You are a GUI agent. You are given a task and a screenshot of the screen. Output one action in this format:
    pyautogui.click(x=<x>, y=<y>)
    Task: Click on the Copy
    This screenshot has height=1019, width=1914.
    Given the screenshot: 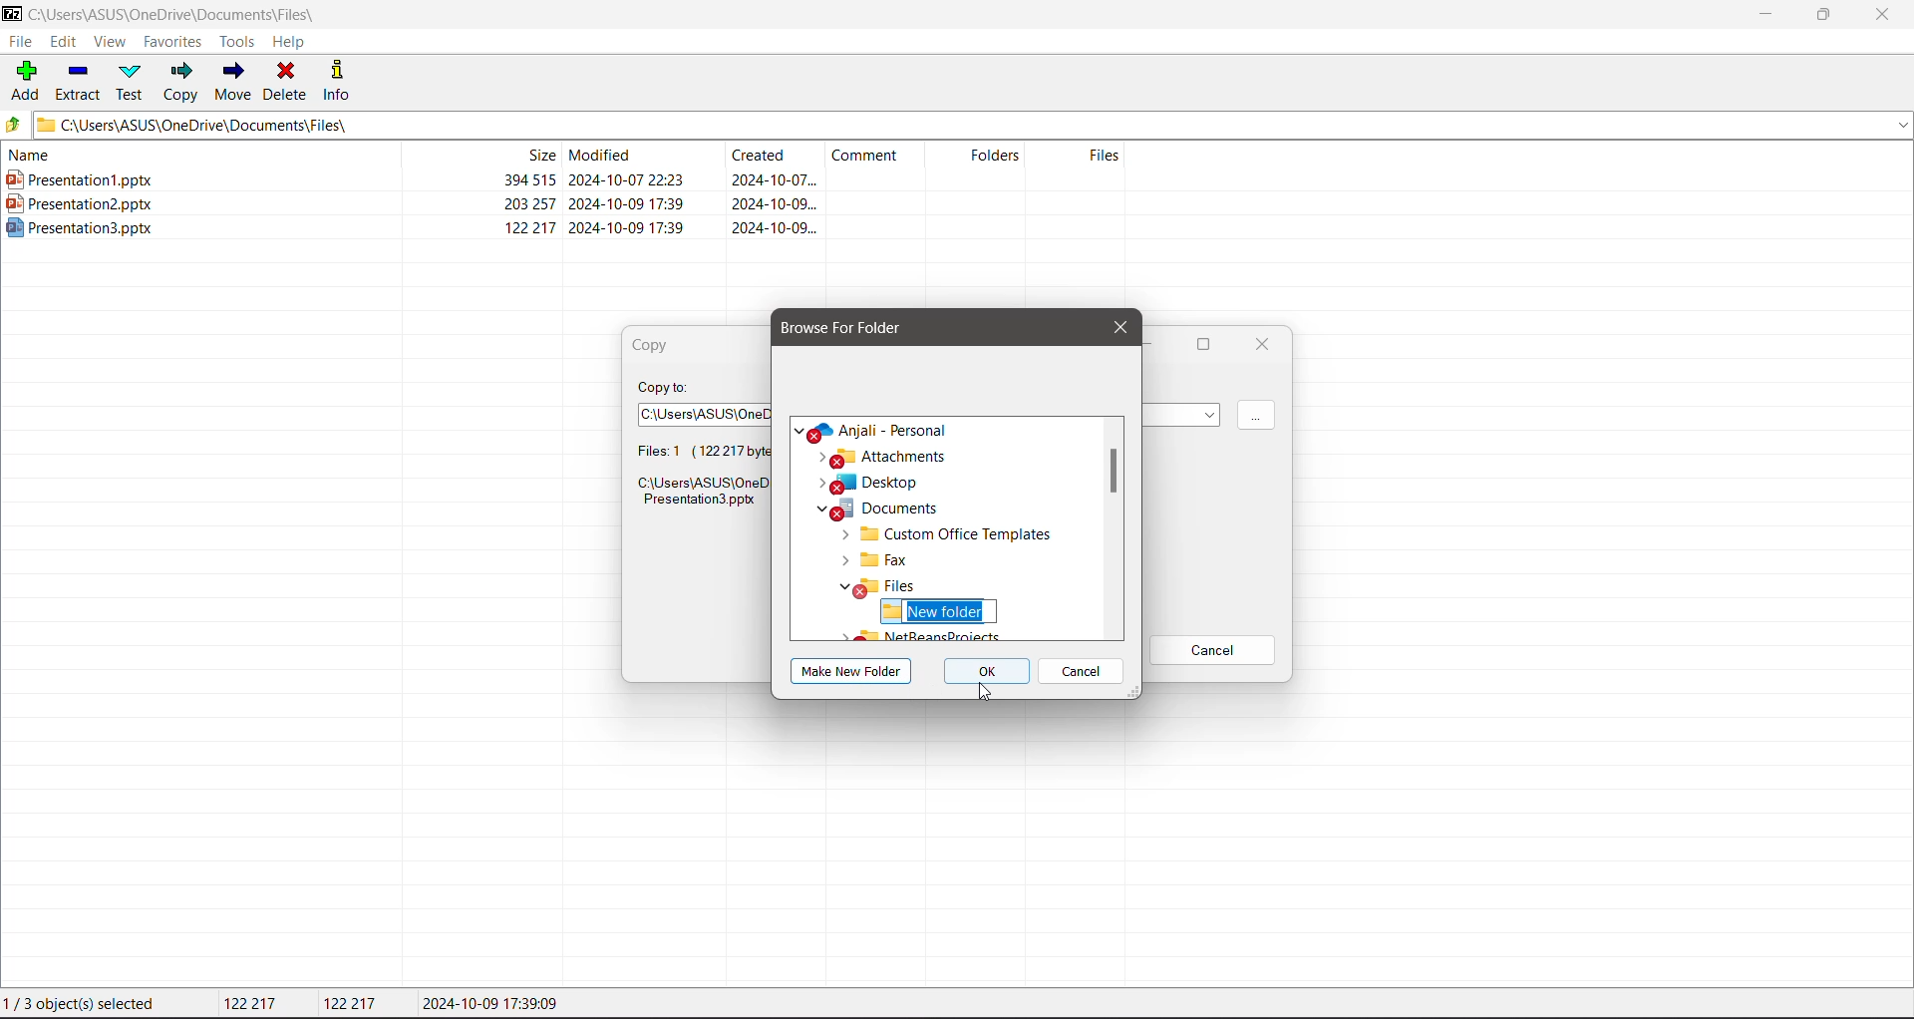 What is the action you would take?
    pyautogui.click(x=658, y=345)
    